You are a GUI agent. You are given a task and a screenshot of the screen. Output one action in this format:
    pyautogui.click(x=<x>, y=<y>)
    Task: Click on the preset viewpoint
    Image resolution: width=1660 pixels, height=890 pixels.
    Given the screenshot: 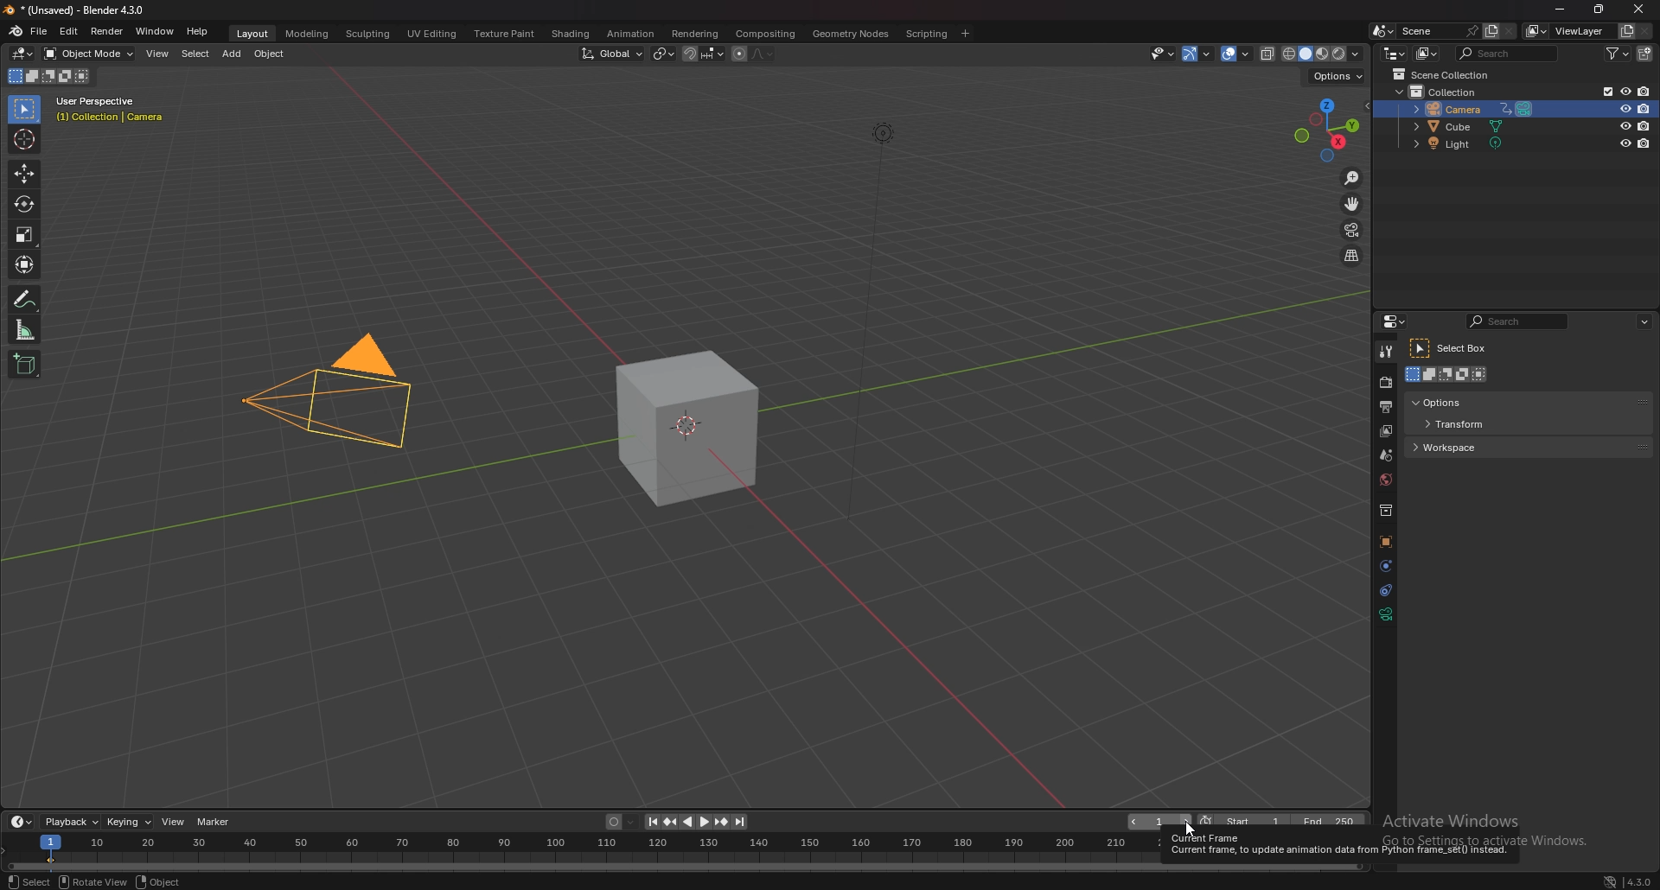 What is the action you would take?
    pyautogui.click(x=1326, y=130)
    